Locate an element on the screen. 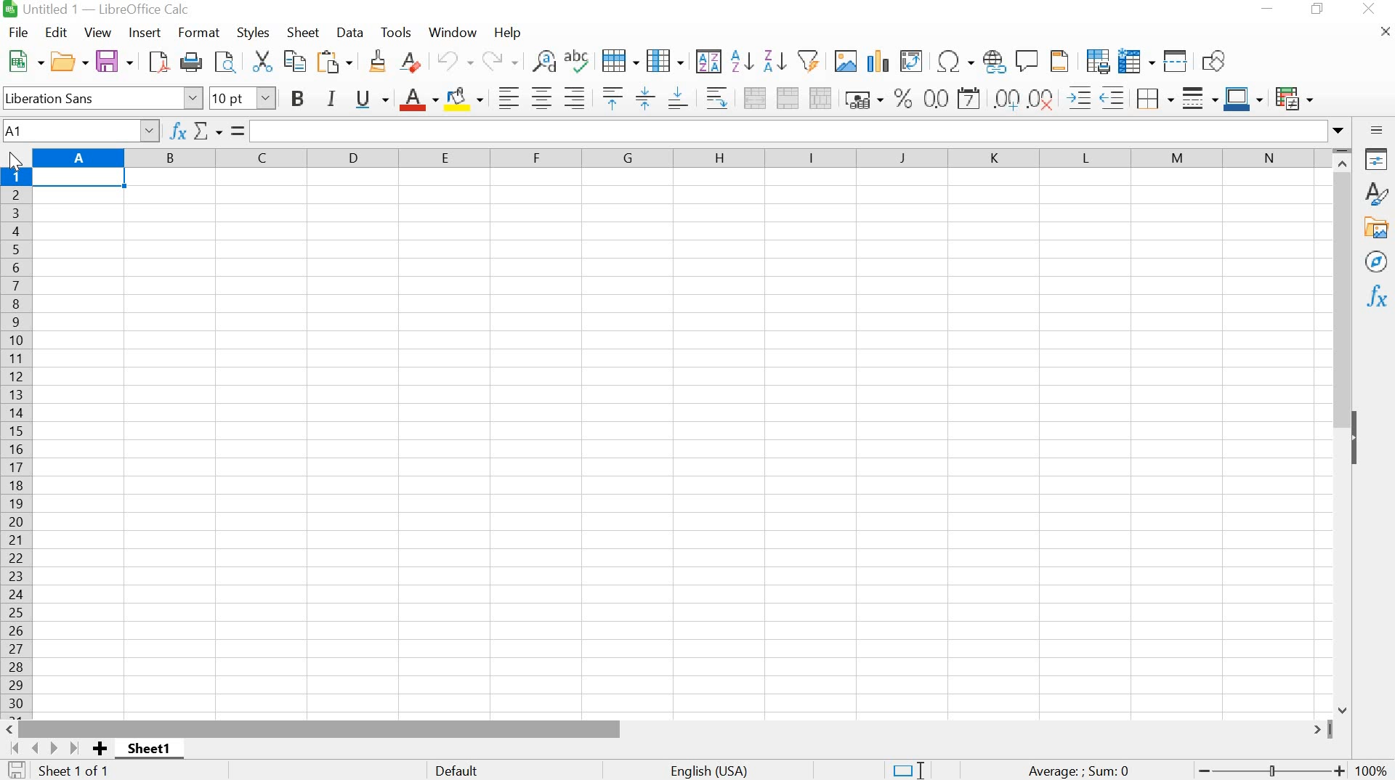 The width and height of the screenshot is (1395, 780). Sort Descending is located at coordinates (772, 62).